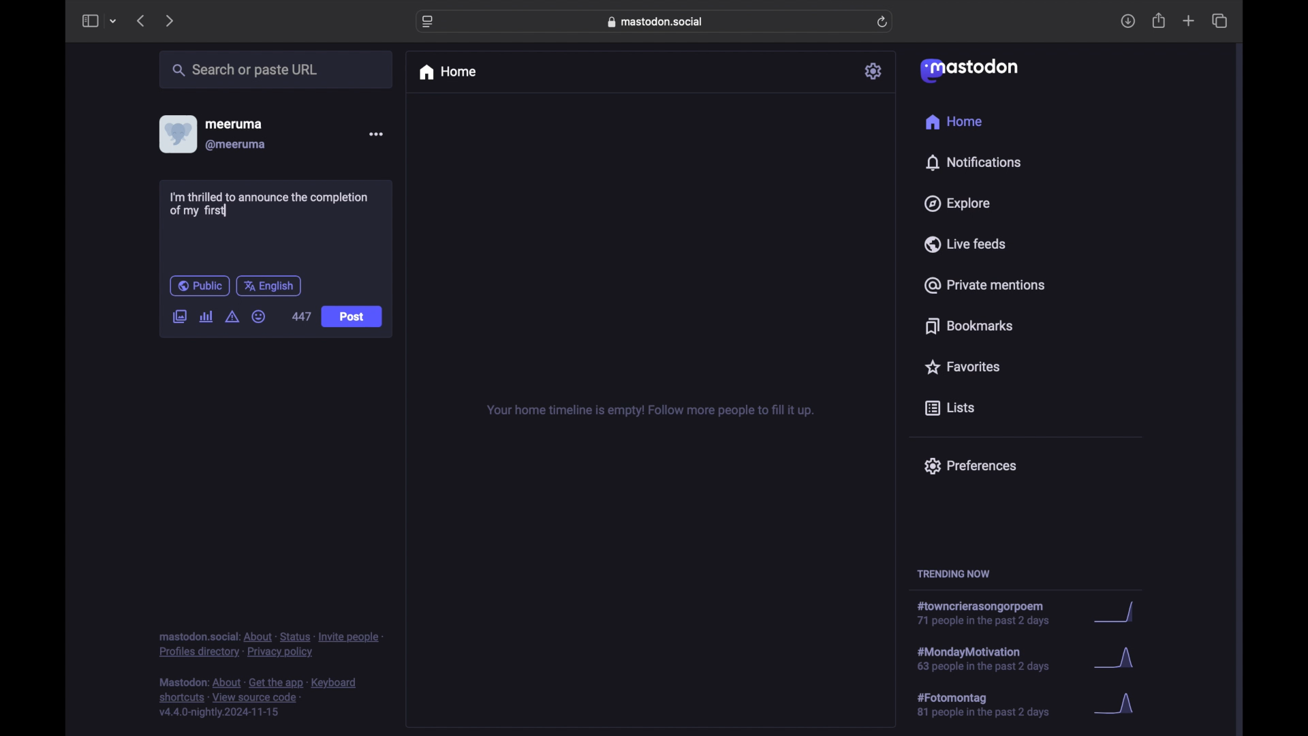  Describe the element at coordinates (882, 22) in the screenshot. I see `refresh` at that location.